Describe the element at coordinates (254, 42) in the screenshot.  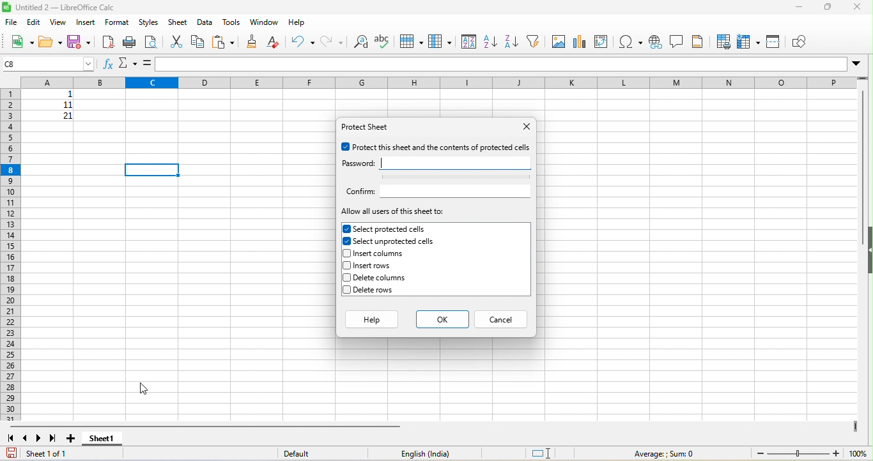
I see `clone` at that location.